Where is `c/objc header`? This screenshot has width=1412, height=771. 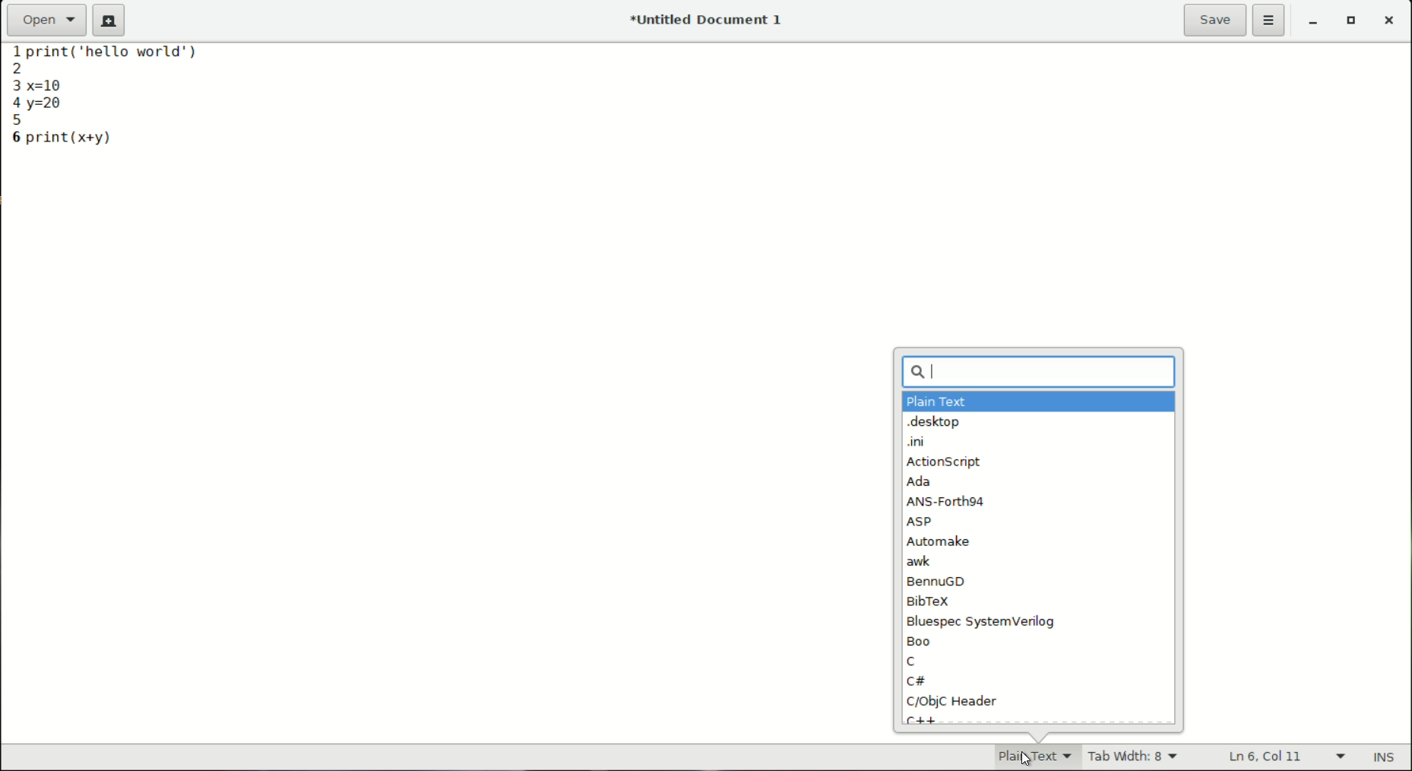 c/objc header is located at coordinates (953, 703).